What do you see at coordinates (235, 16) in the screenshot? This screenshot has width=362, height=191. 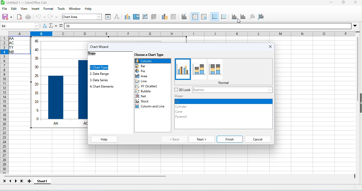 I see `x axis` at bounding box center [235, 16].